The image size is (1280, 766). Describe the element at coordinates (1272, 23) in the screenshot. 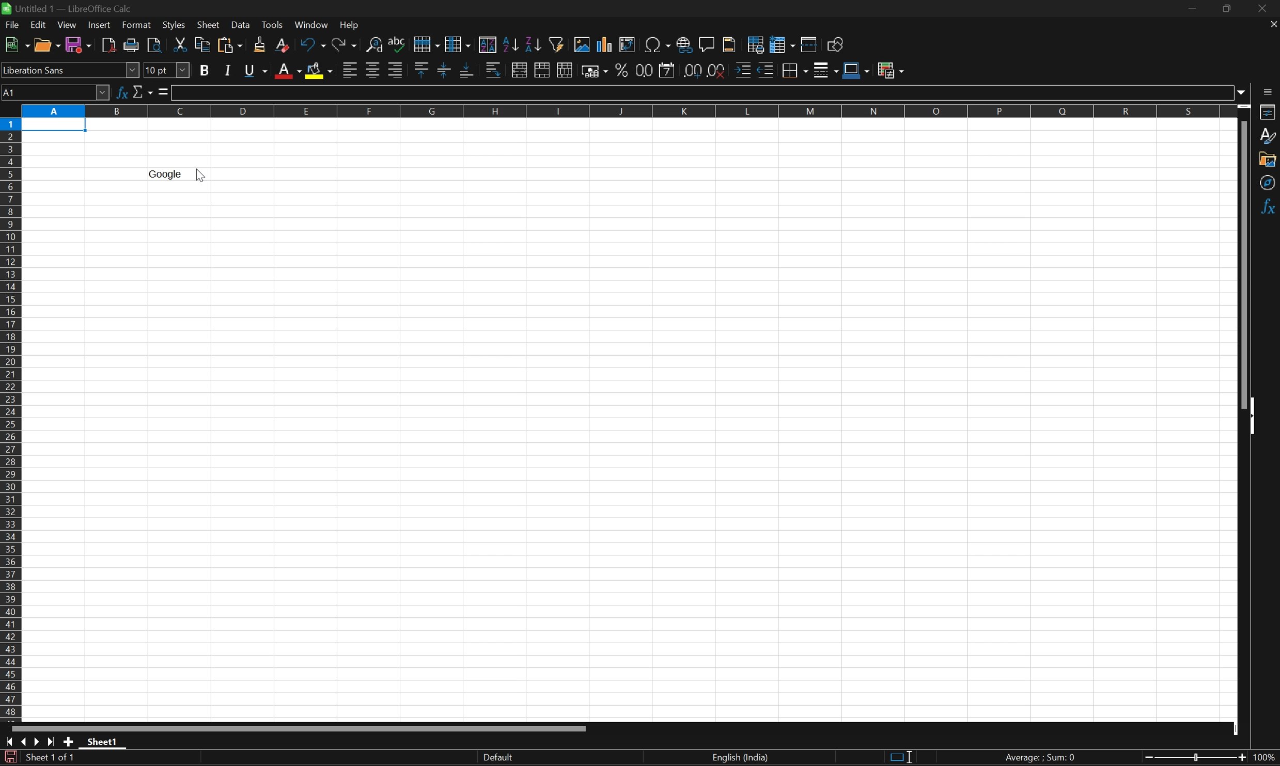

I see `Close document` at that location.